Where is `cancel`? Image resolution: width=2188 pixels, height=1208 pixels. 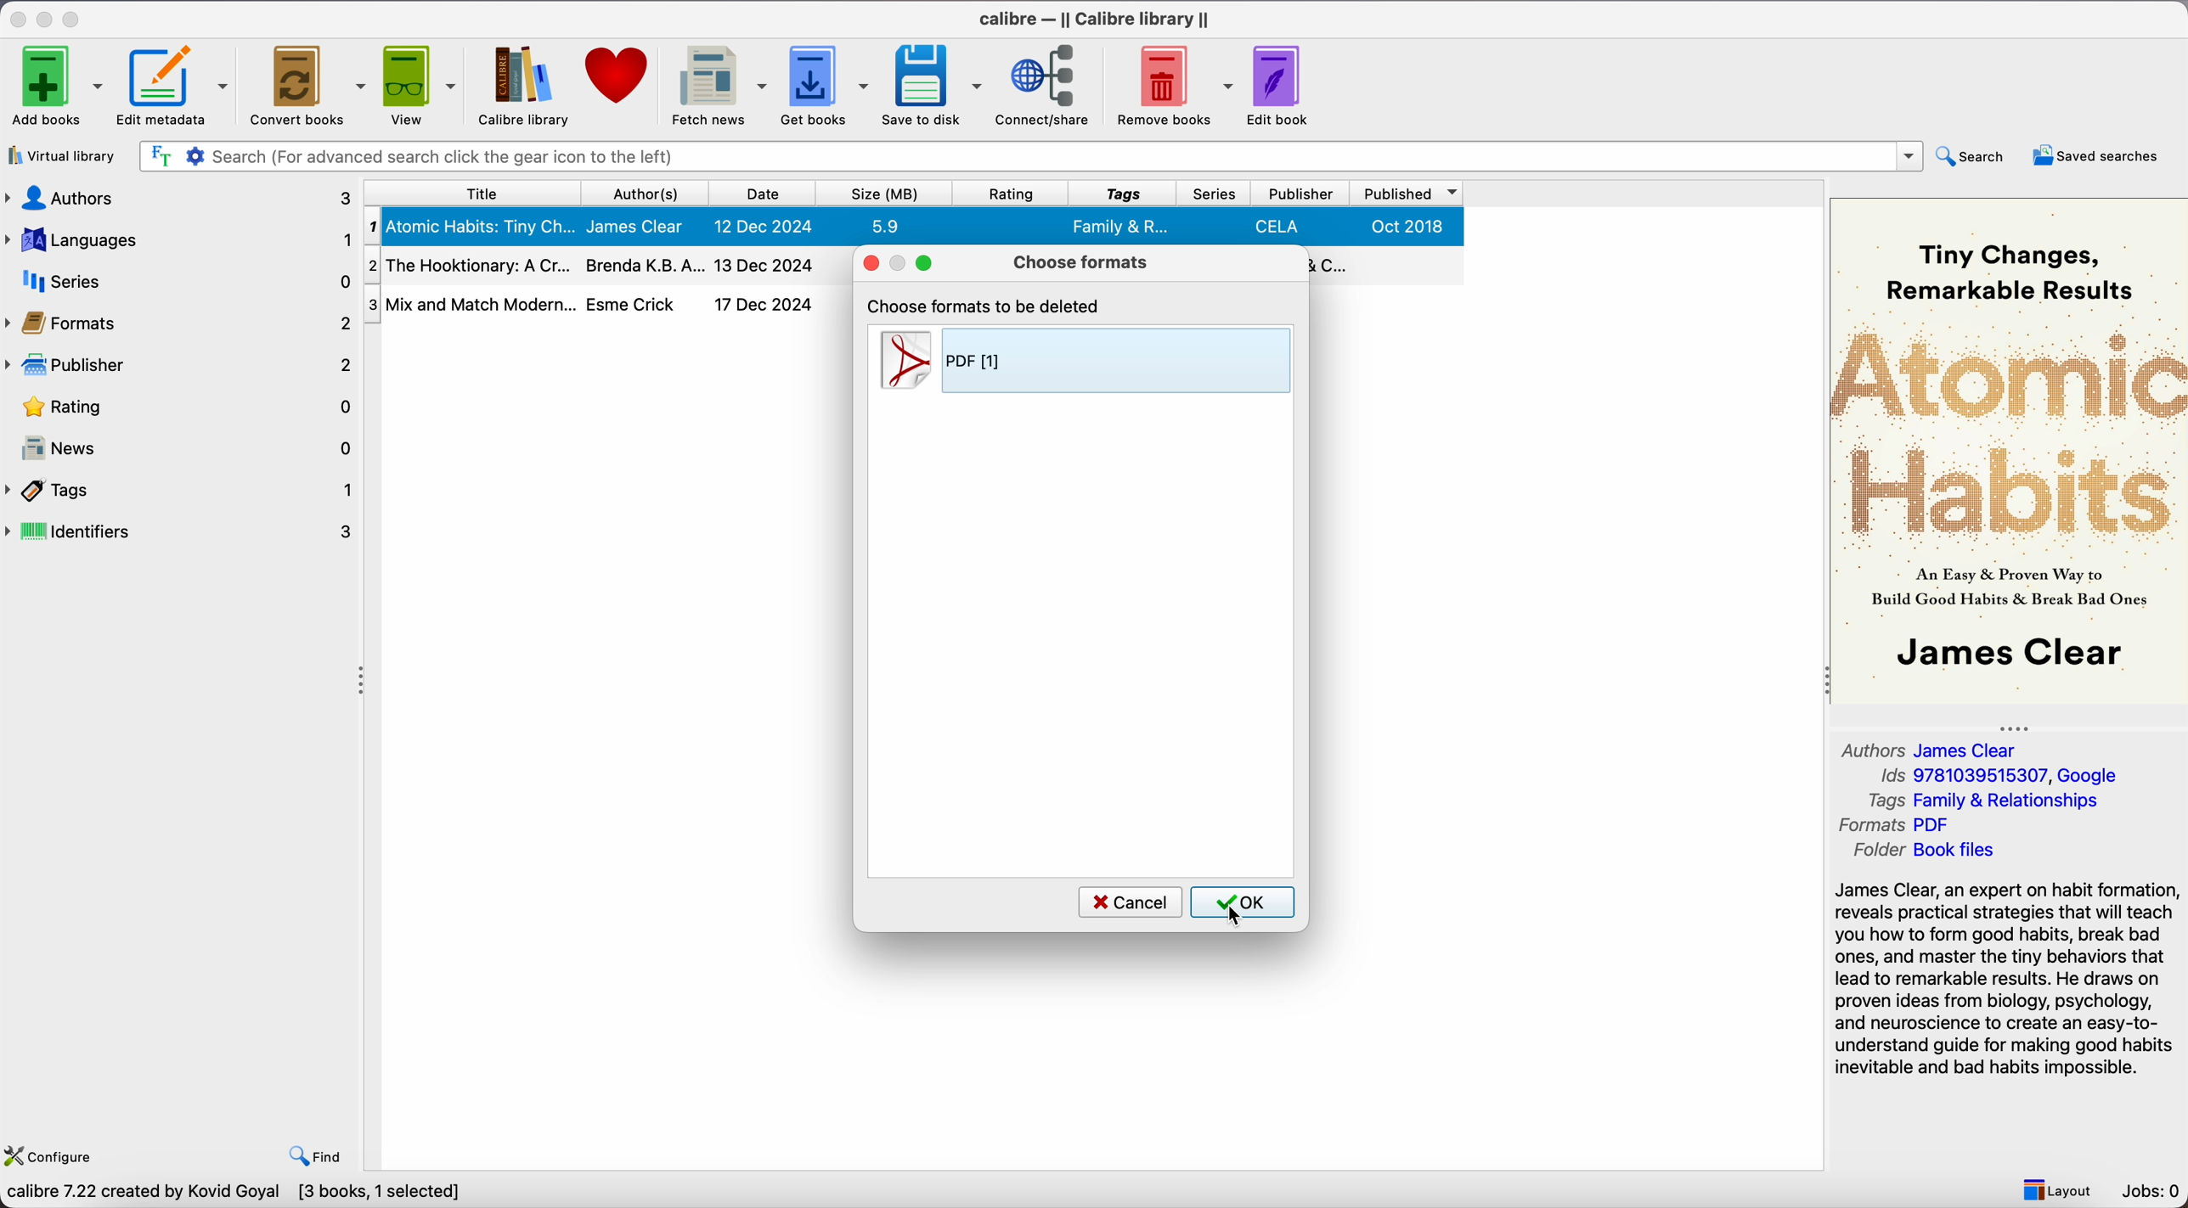 cancel is located at coordinates (1132, 902).